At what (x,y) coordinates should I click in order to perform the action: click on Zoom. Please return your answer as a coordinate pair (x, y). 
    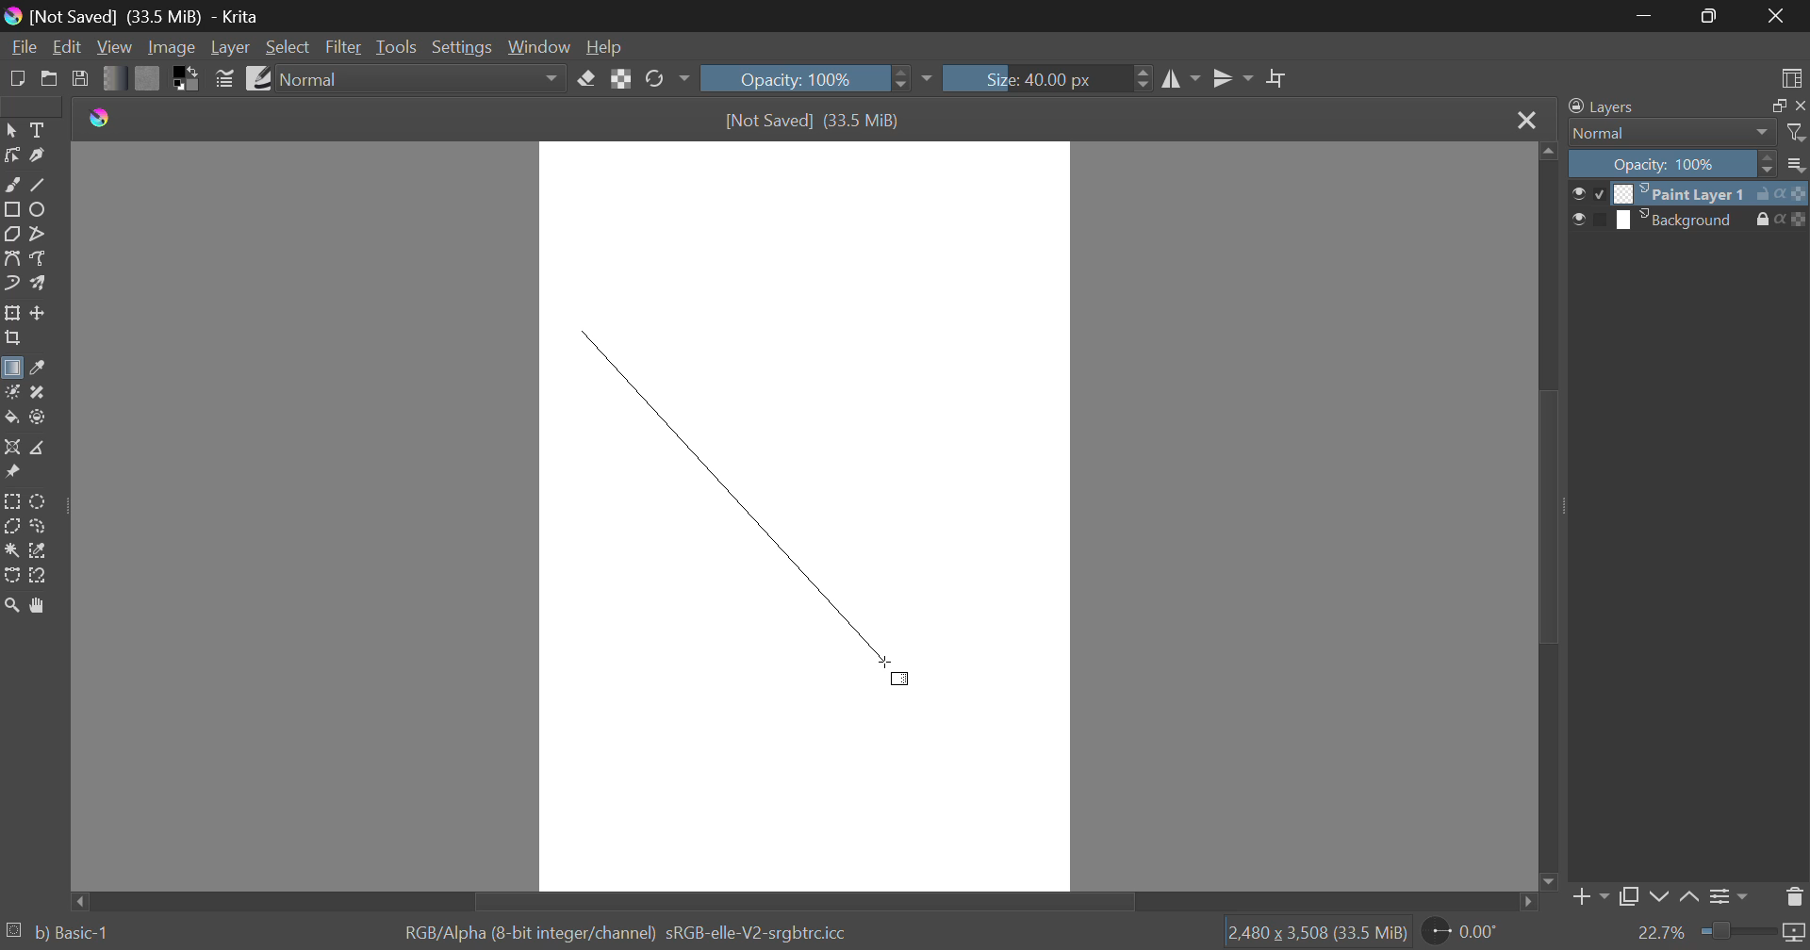
    Looking at the image, I should click on (11, 605).